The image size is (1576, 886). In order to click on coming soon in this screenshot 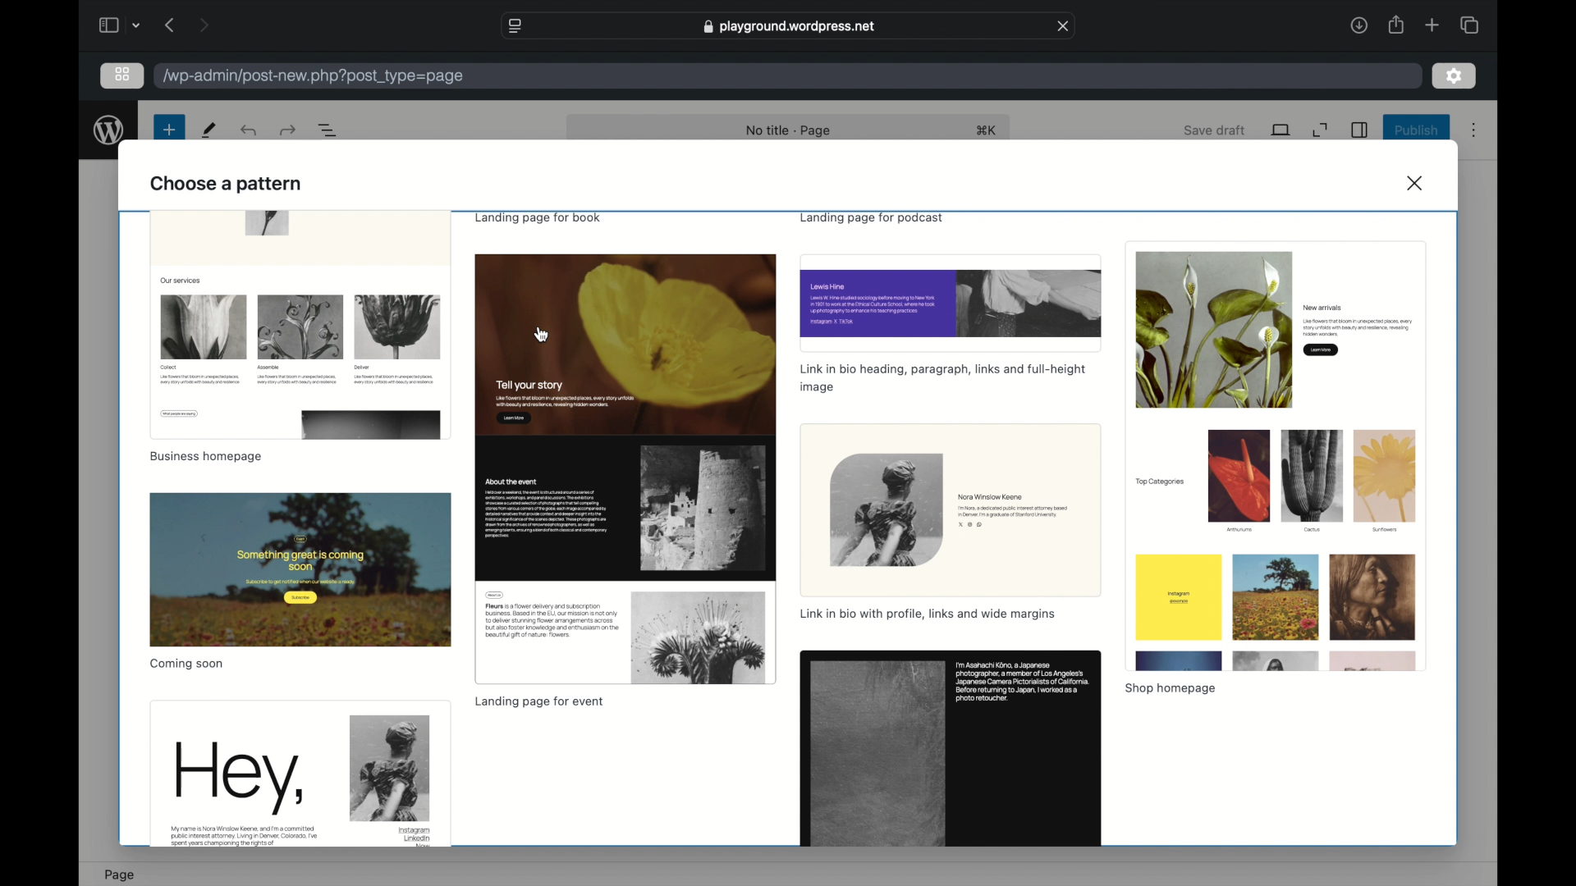, I will do `click(188, 664)`.